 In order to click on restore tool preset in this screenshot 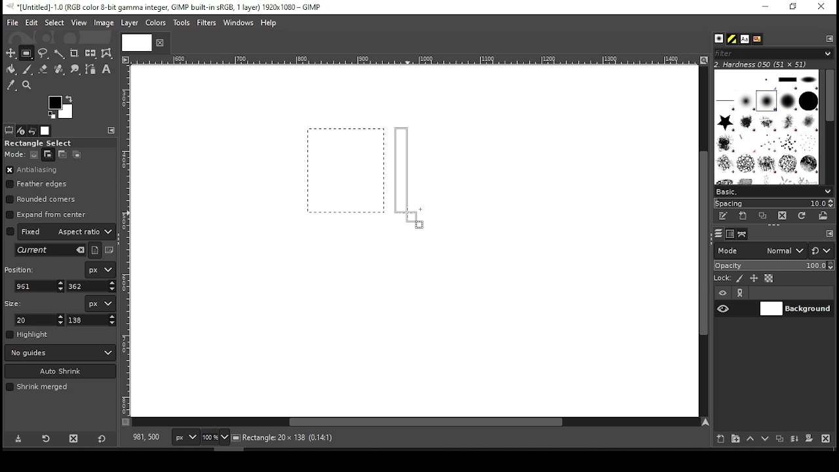, I will do `click(47, 437)`.